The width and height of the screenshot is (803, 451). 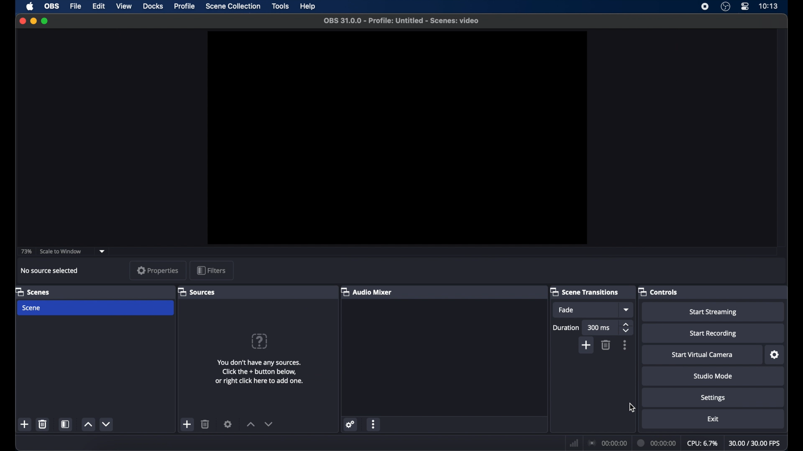 What do you see at coordinates (626, 310) in the screenshot?
I see `dropdown` at bounding box center [626, 310].